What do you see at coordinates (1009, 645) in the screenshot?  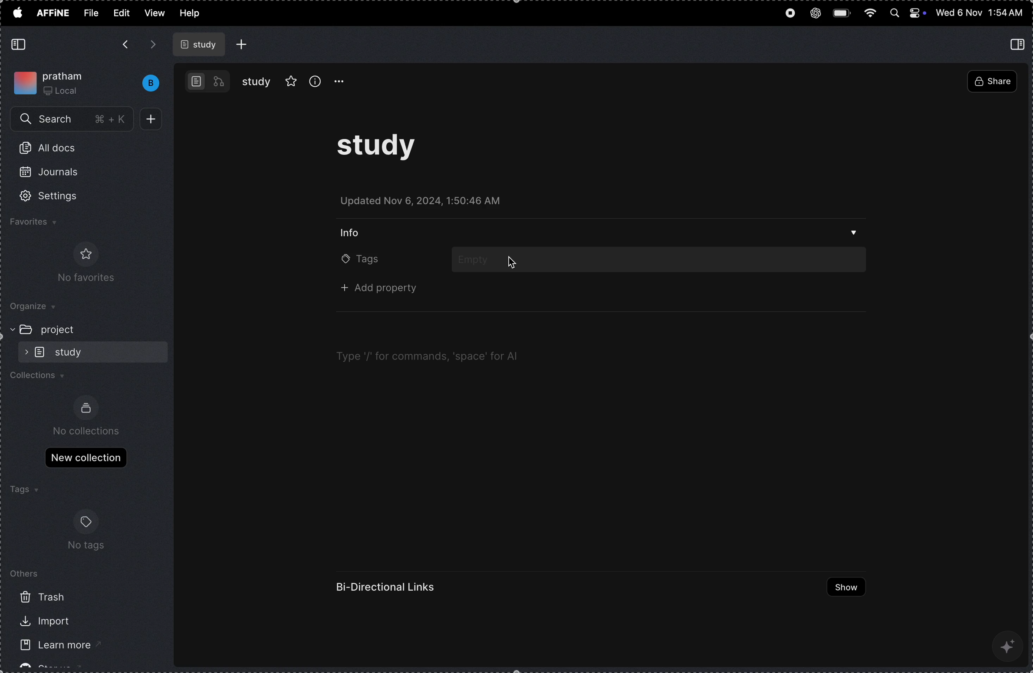 I see `ai` at bounding box center [1009, 645].